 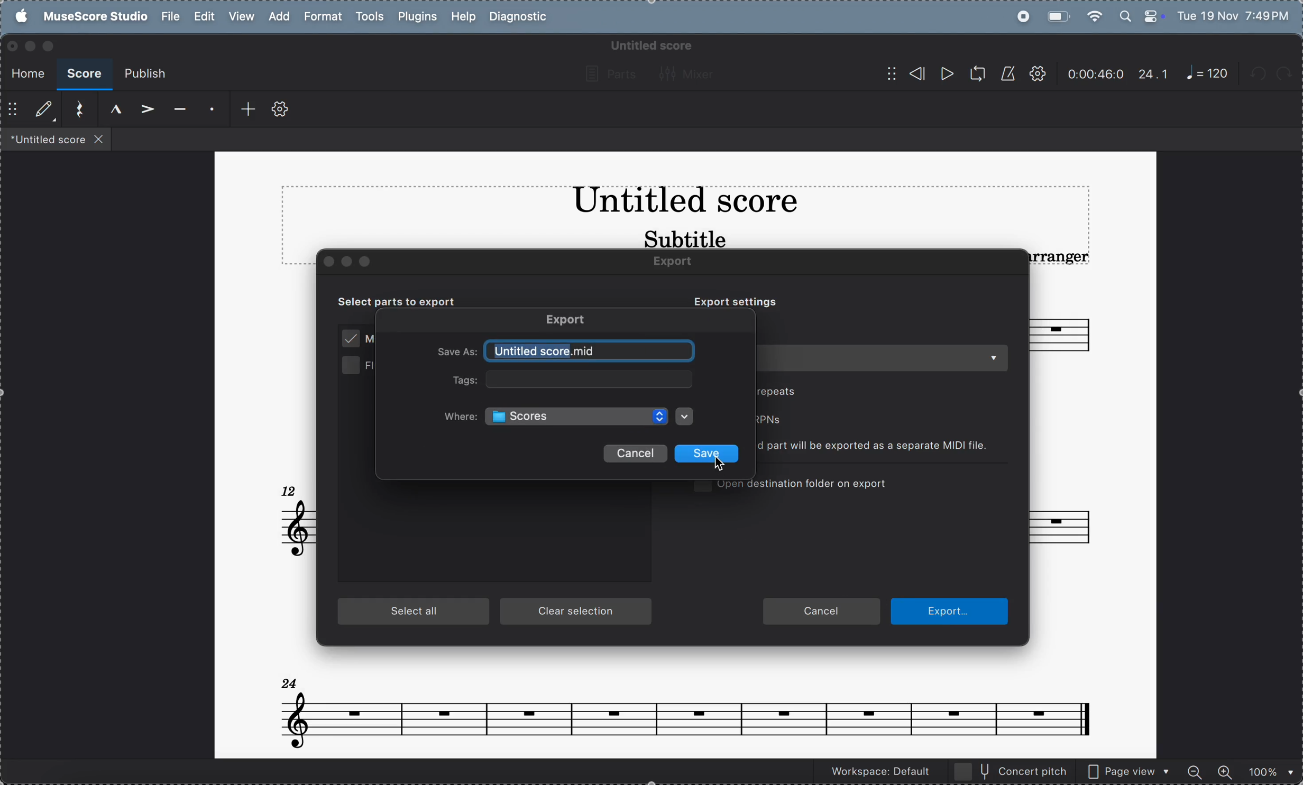 What do you see at coordinates (684, 203) in the screenshot?
I see `title` at bounding box center [684, 203].